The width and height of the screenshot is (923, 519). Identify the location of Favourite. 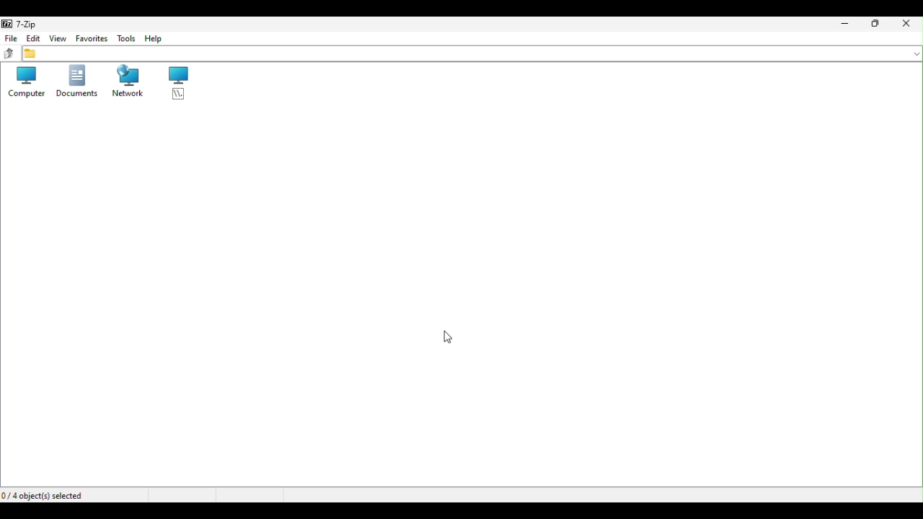
(92, 39).